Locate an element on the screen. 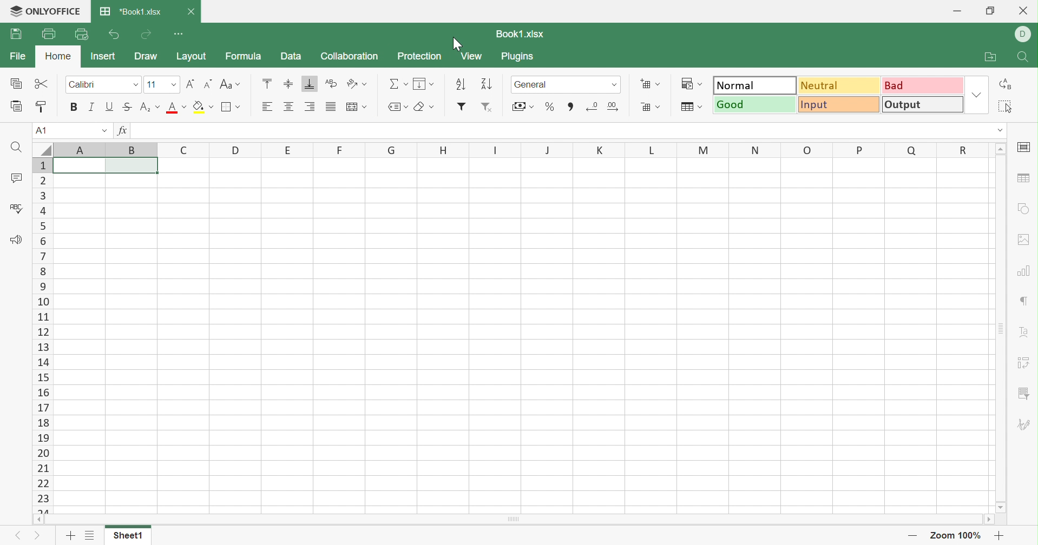  Increment font size is located at coordinates (192, 83).